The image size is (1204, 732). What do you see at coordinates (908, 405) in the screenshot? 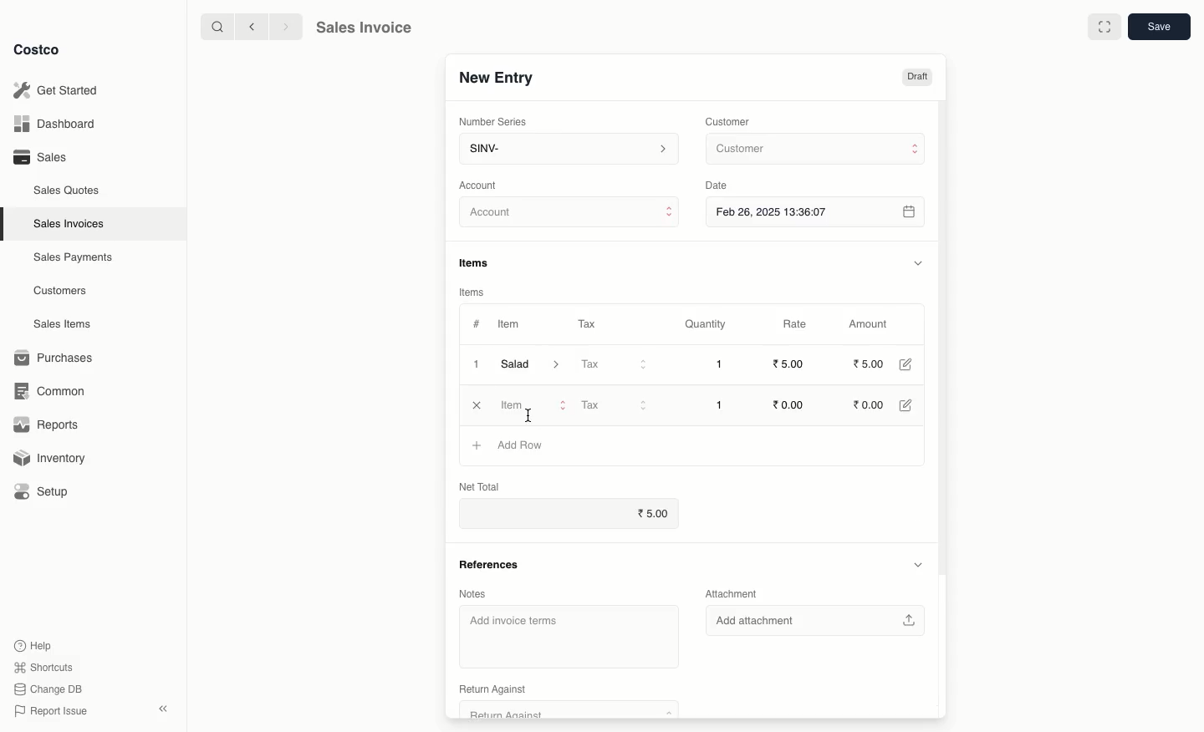
I see `Edit` at bounding box center [908, 405].